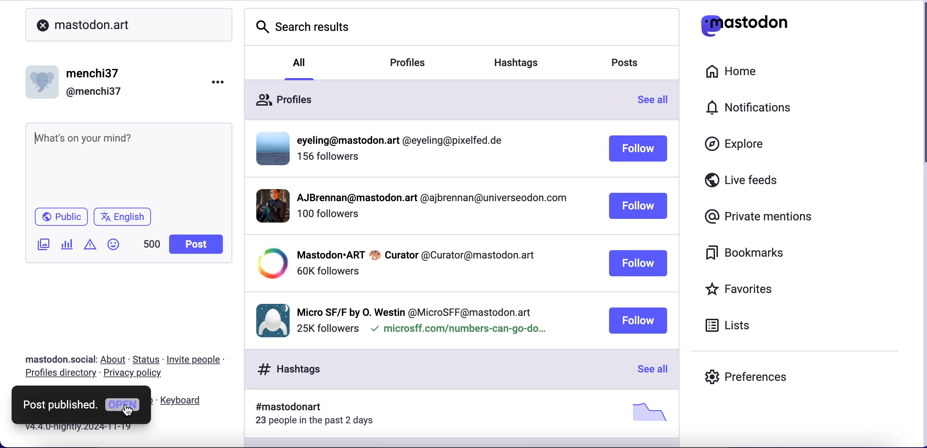 Image resolution: width=927 pixels, height=448 pixels. Describe the element at coordinates (743, 252) in the screenshot. I see `bookmarks` at that location.